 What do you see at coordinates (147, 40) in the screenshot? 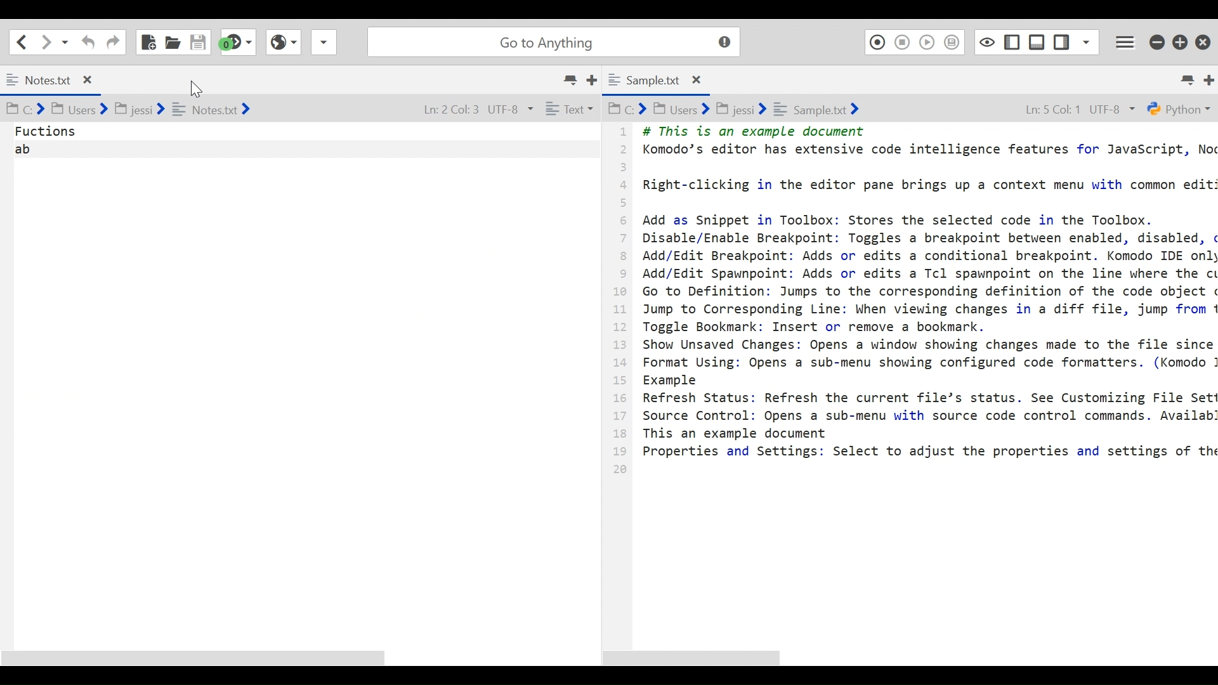
I see `New File` at bounding box center [147, 40].